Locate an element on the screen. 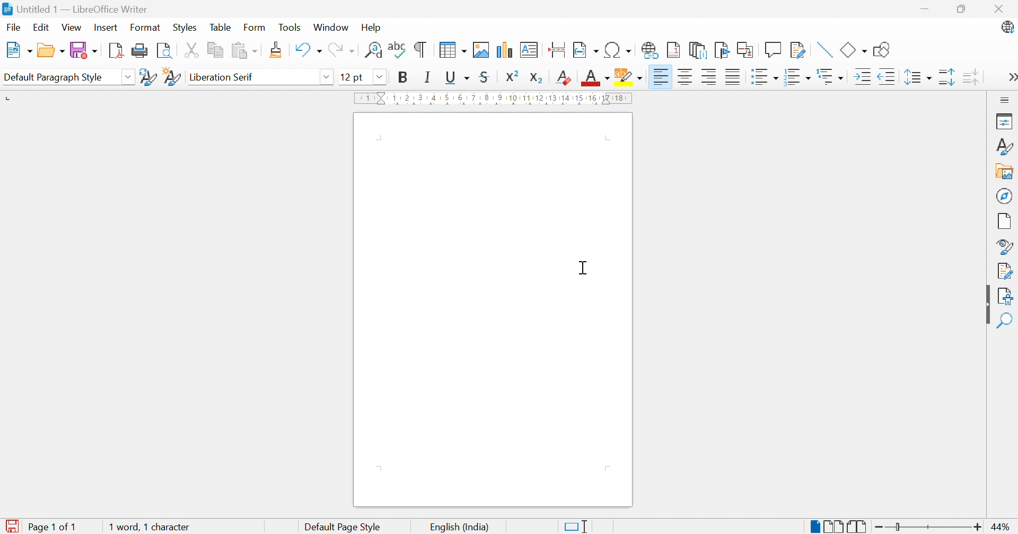  Style is located at coordinates (1005, 147).